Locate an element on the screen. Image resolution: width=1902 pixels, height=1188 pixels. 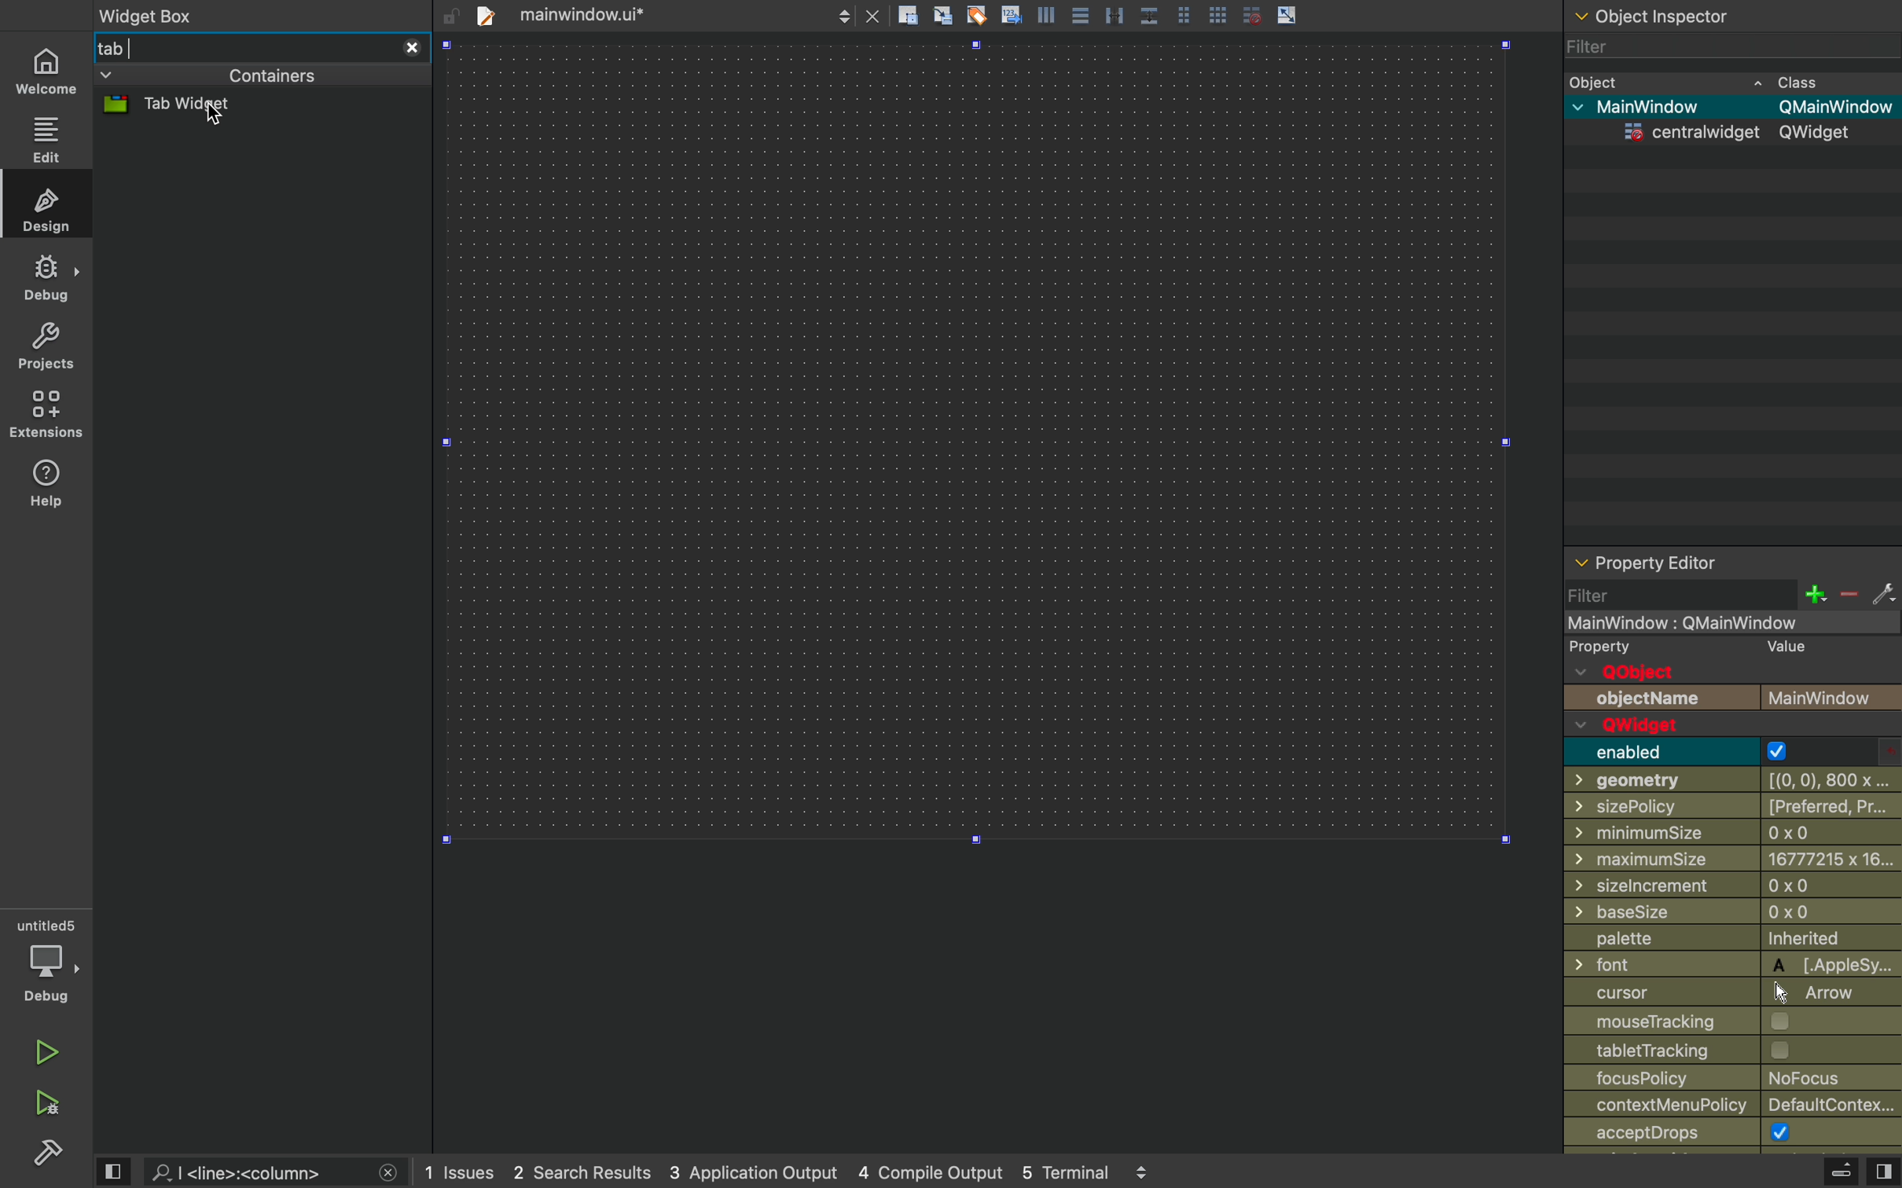
next/back is located at coordinates (843, 15).